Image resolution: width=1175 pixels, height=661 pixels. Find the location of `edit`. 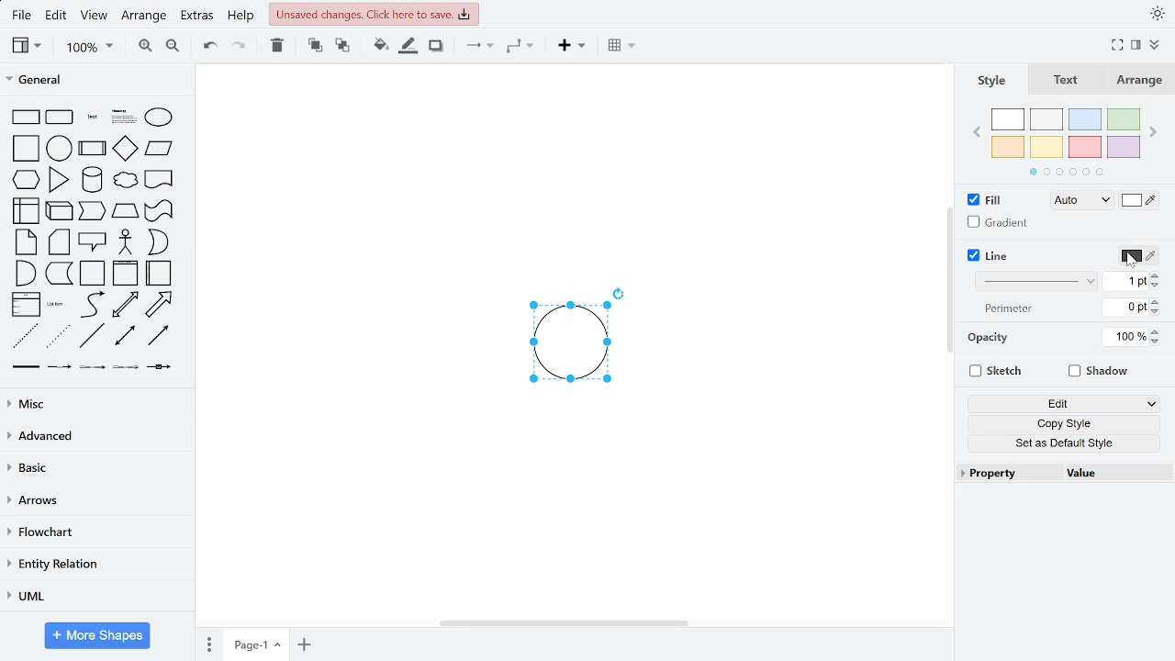

edit is located at coordinates (57, 17).